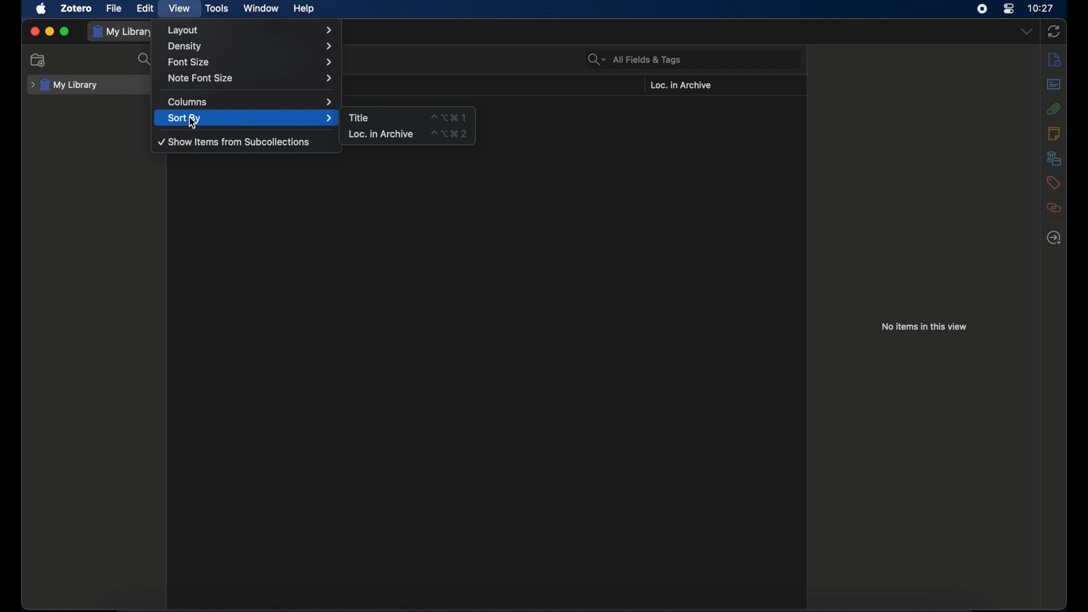 The width and height of the screenshot is (1088, 612). I want to click on notes, so click(1053, 133).